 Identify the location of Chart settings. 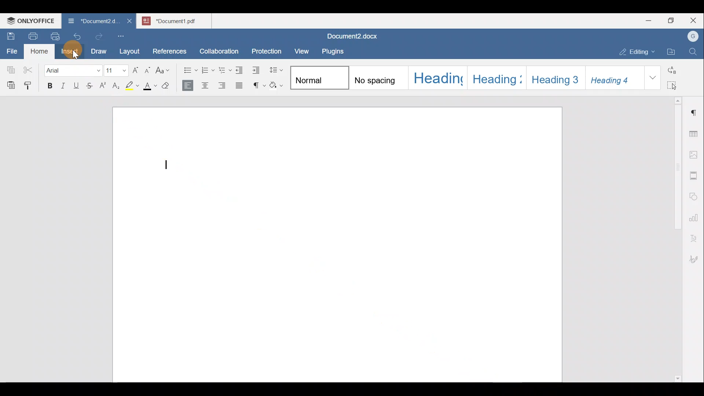
(695, 214).